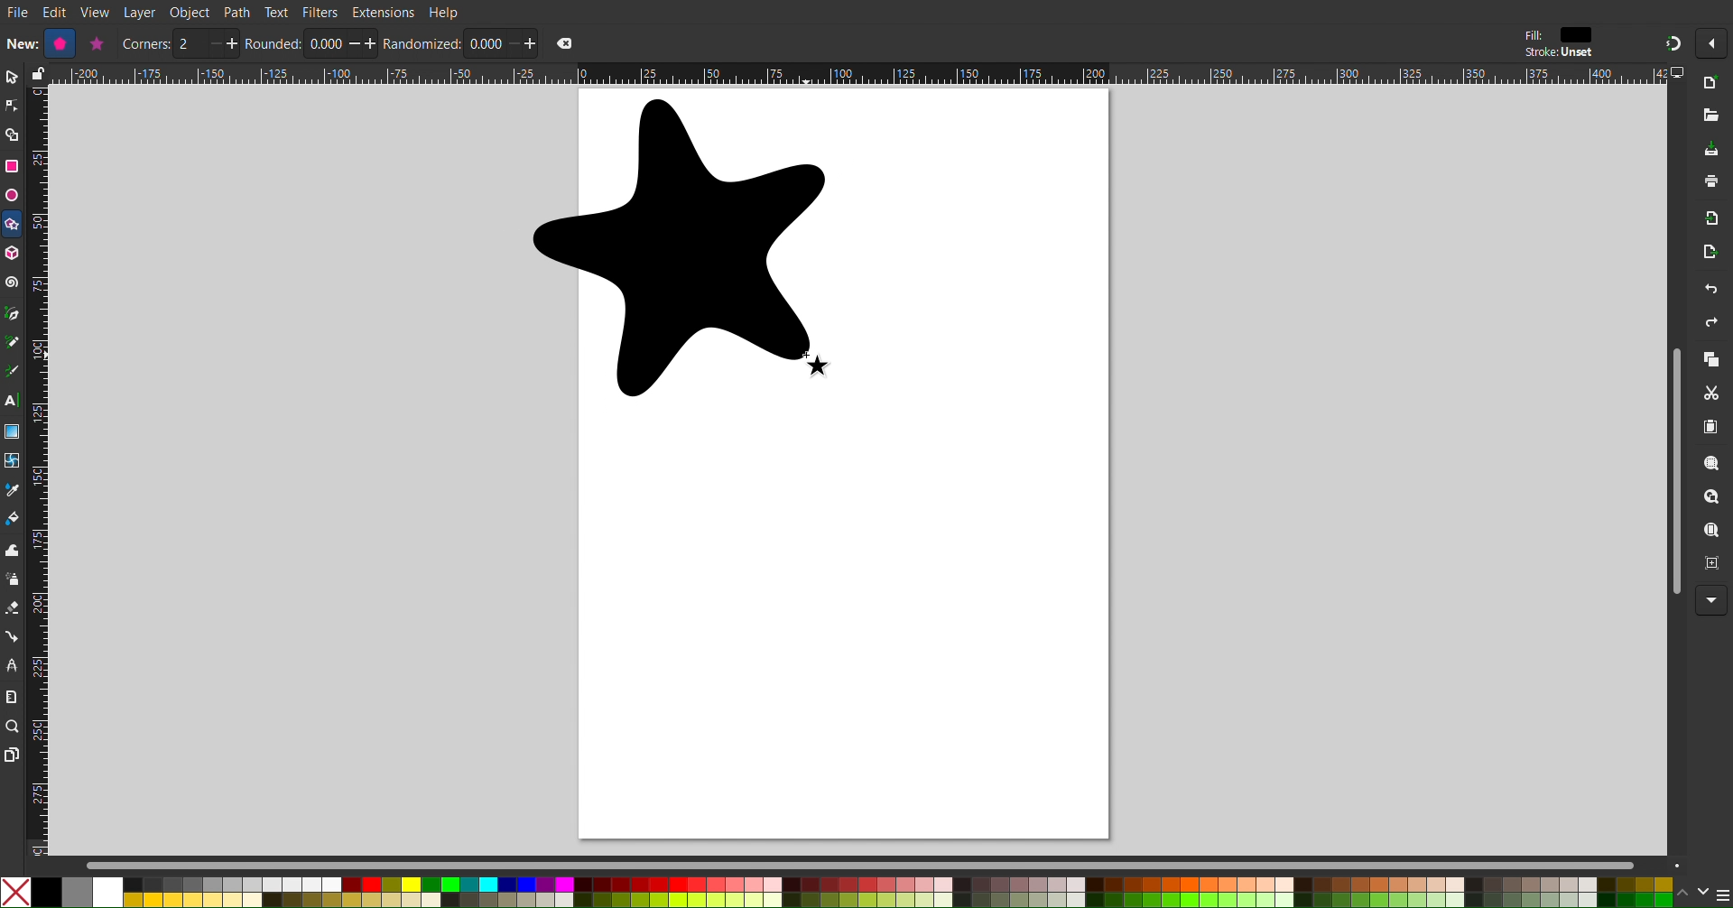  What do you see at coordinates (17, 14) in the screenshot?
I see `File` at bounding box center [17, 14].